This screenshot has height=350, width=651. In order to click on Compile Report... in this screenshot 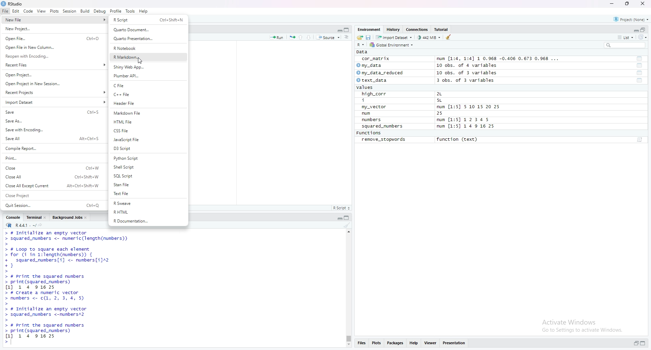, I will do `click(51, 149)`.